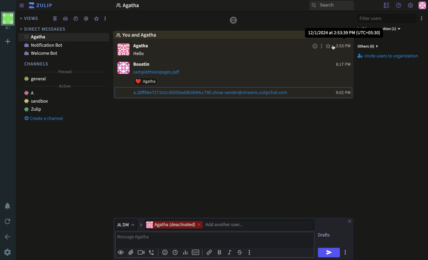  Describe the element at coordinates (152, 252) in the screenshot. I see `Voice call` at that location.